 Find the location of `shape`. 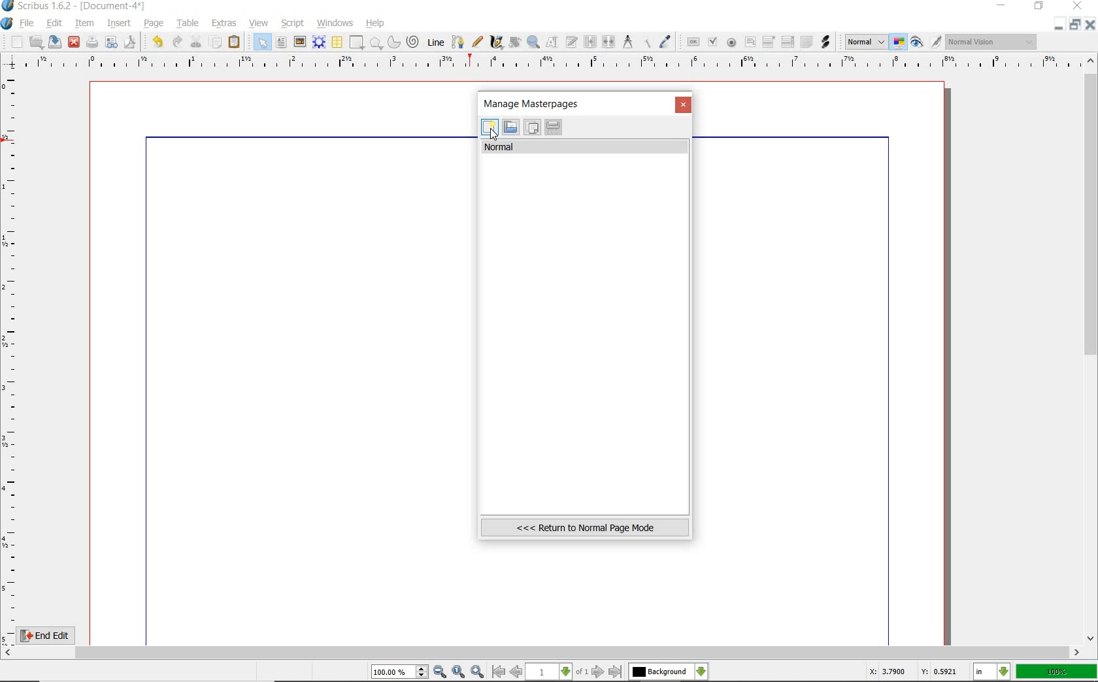

shape is located at coordinates (357, 43).